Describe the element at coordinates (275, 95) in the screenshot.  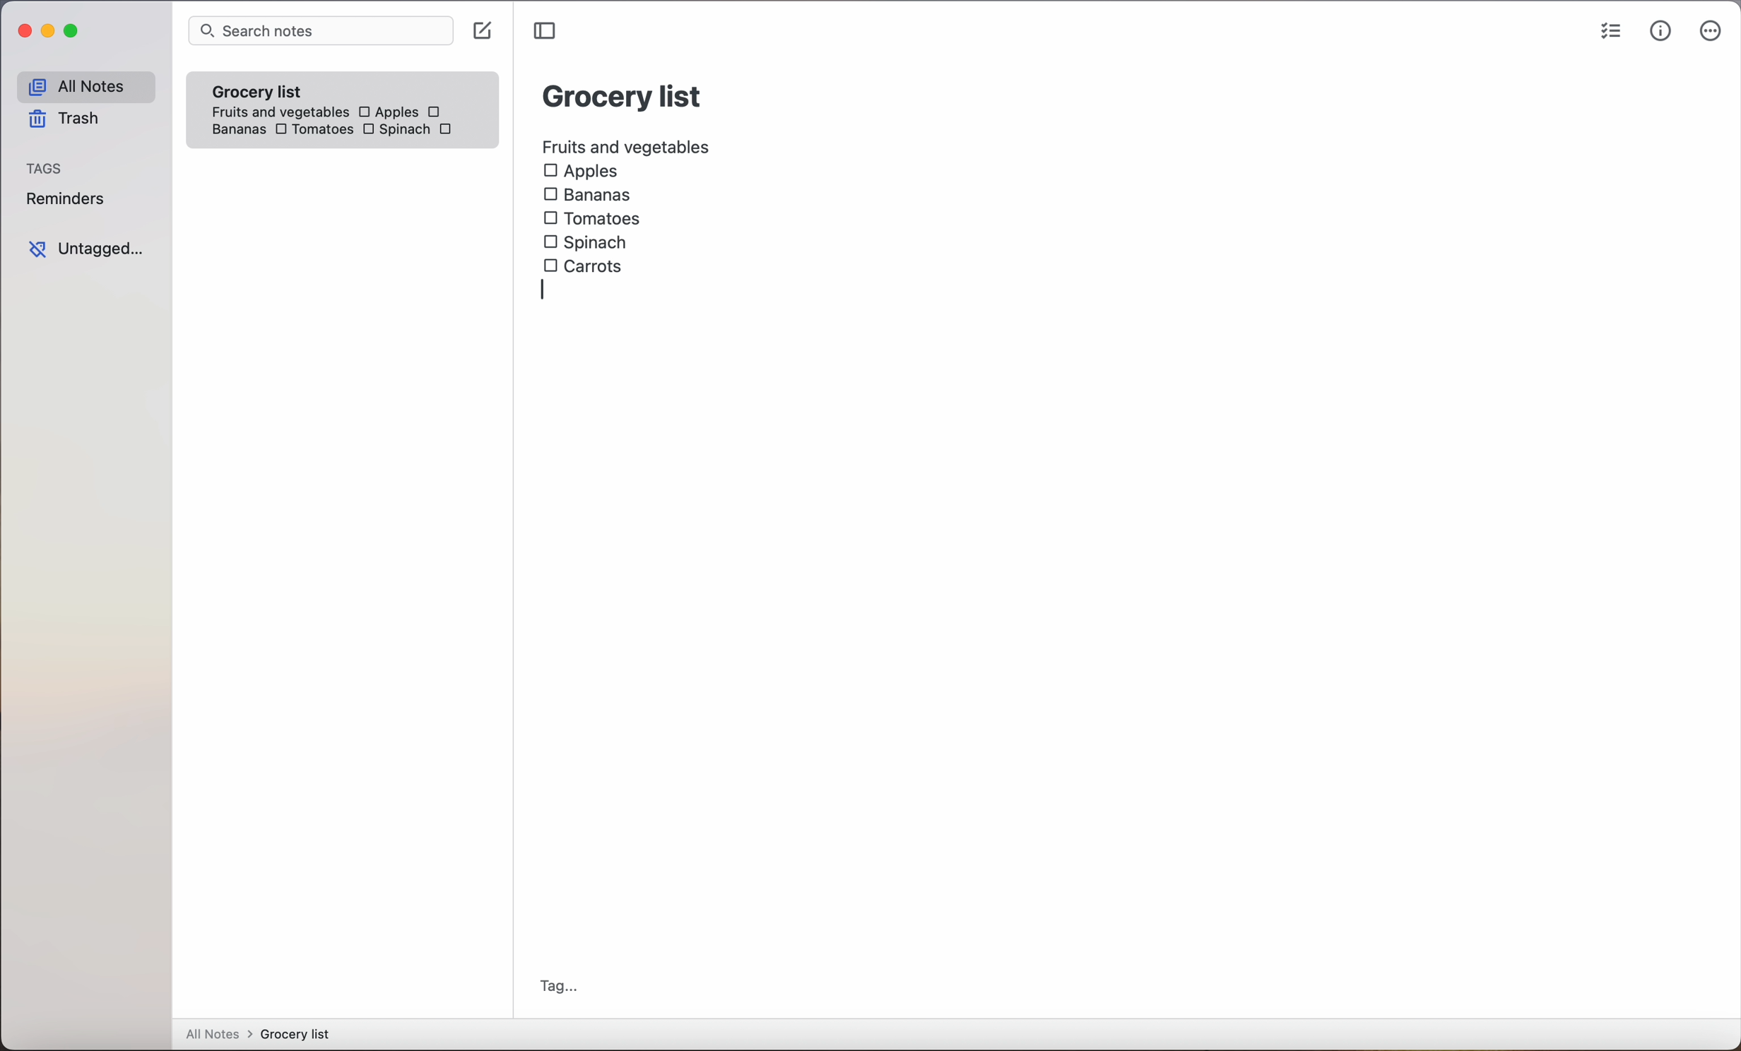
I see `grocery list note fruits and vegetables` at that location.